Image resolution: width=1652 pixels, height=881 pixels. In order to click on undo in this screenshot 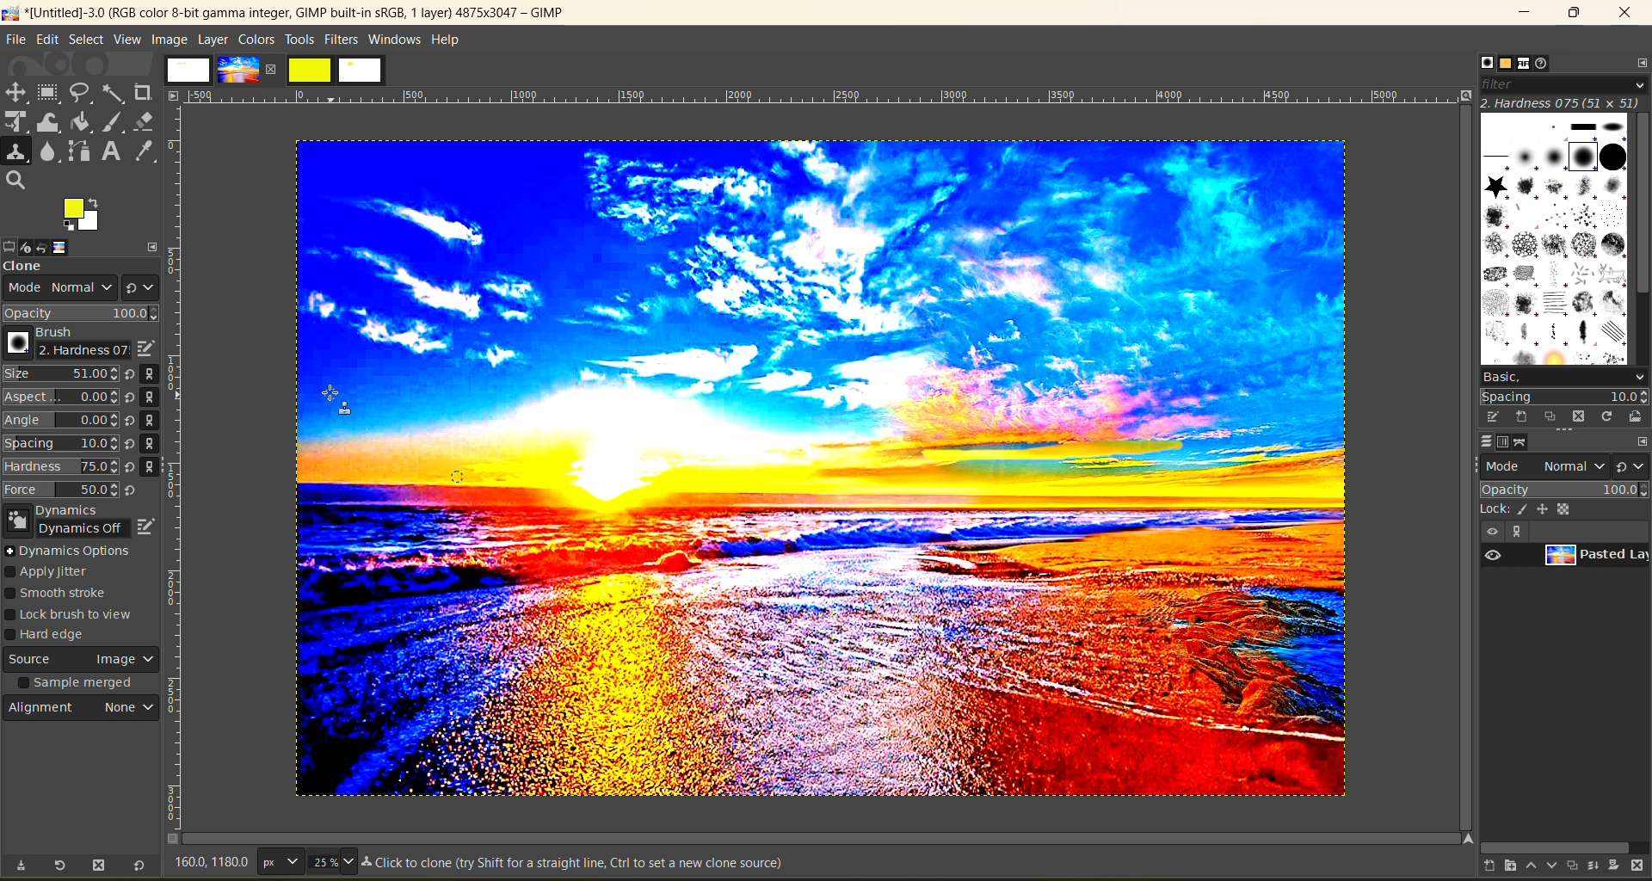, I will do `click(52, 246)`.